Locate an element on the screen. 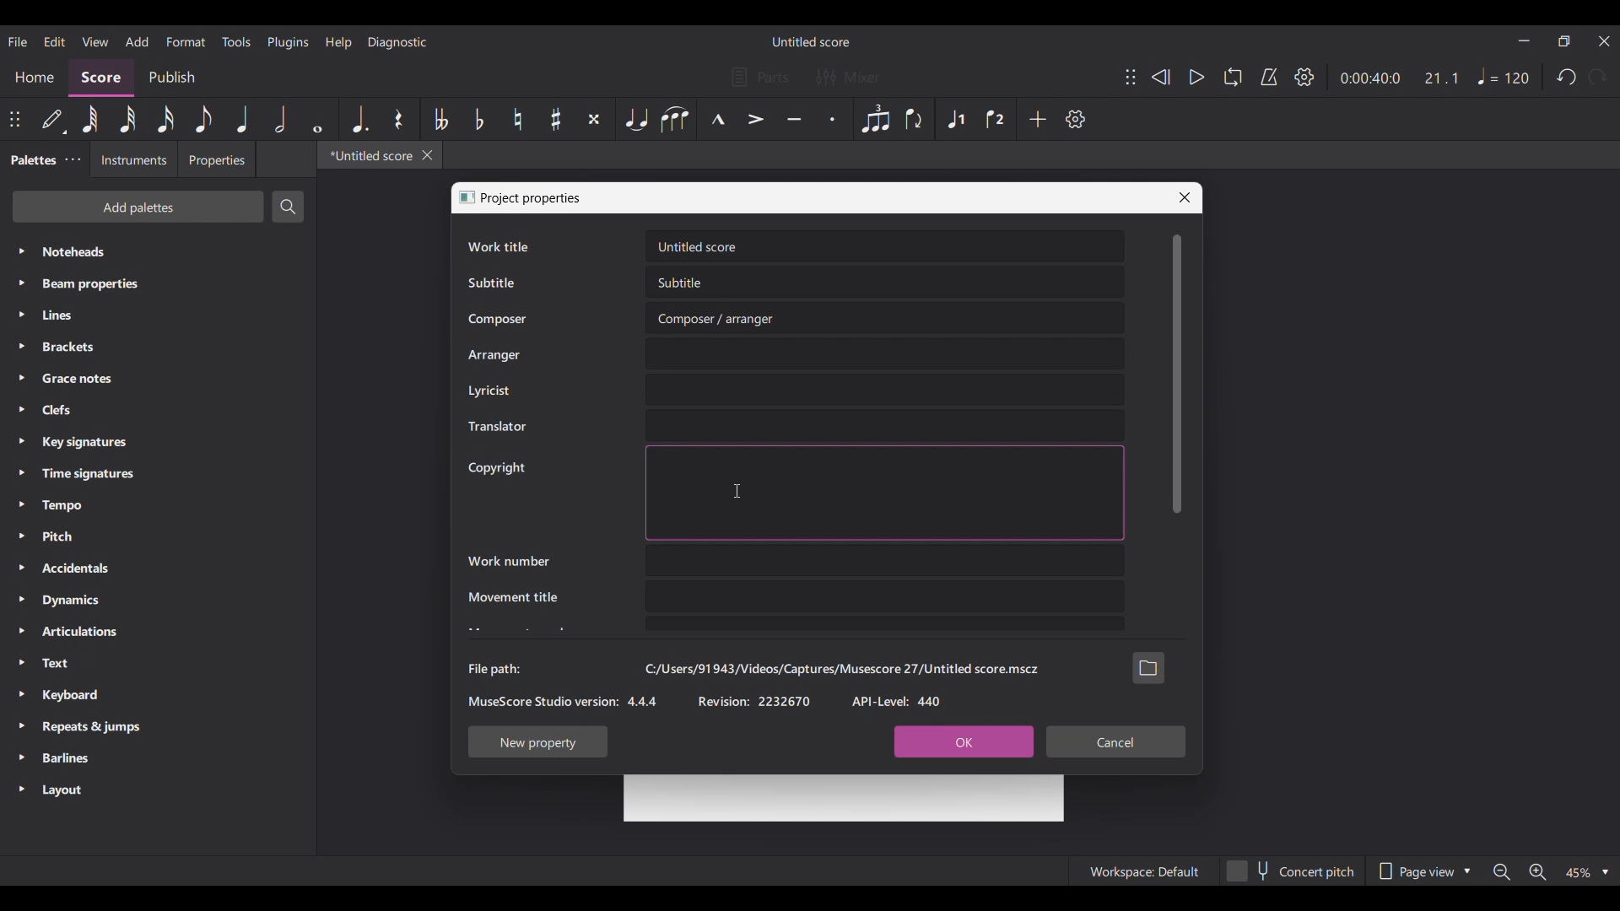 The width and height of the screenshot is (1620, 911). Text box for Work title is located at coordinates (884, 246).